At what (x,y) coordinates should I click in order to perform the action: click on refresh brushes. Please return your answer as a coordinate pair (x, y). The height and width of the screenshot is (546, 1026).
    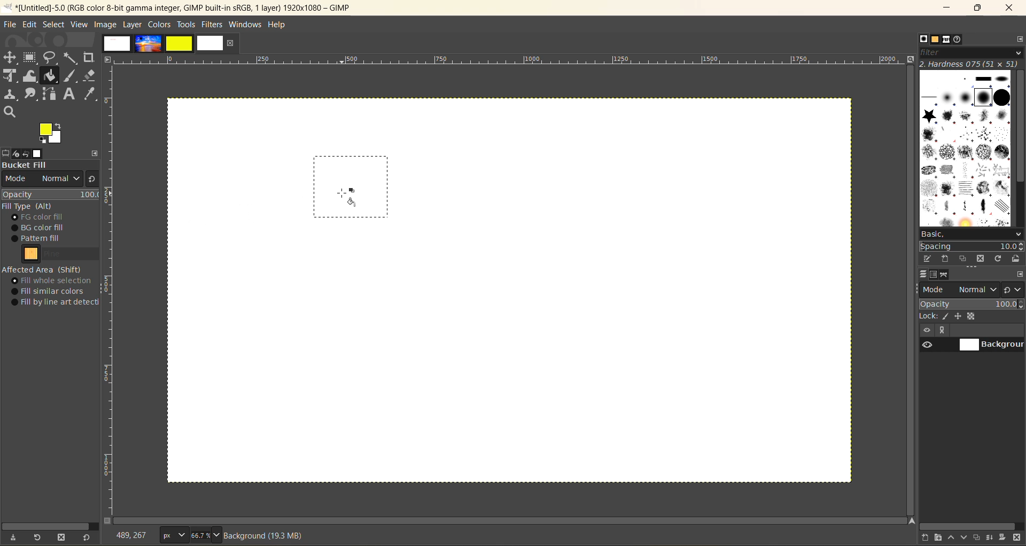
    Looking at the image, I should click on (998, 259).